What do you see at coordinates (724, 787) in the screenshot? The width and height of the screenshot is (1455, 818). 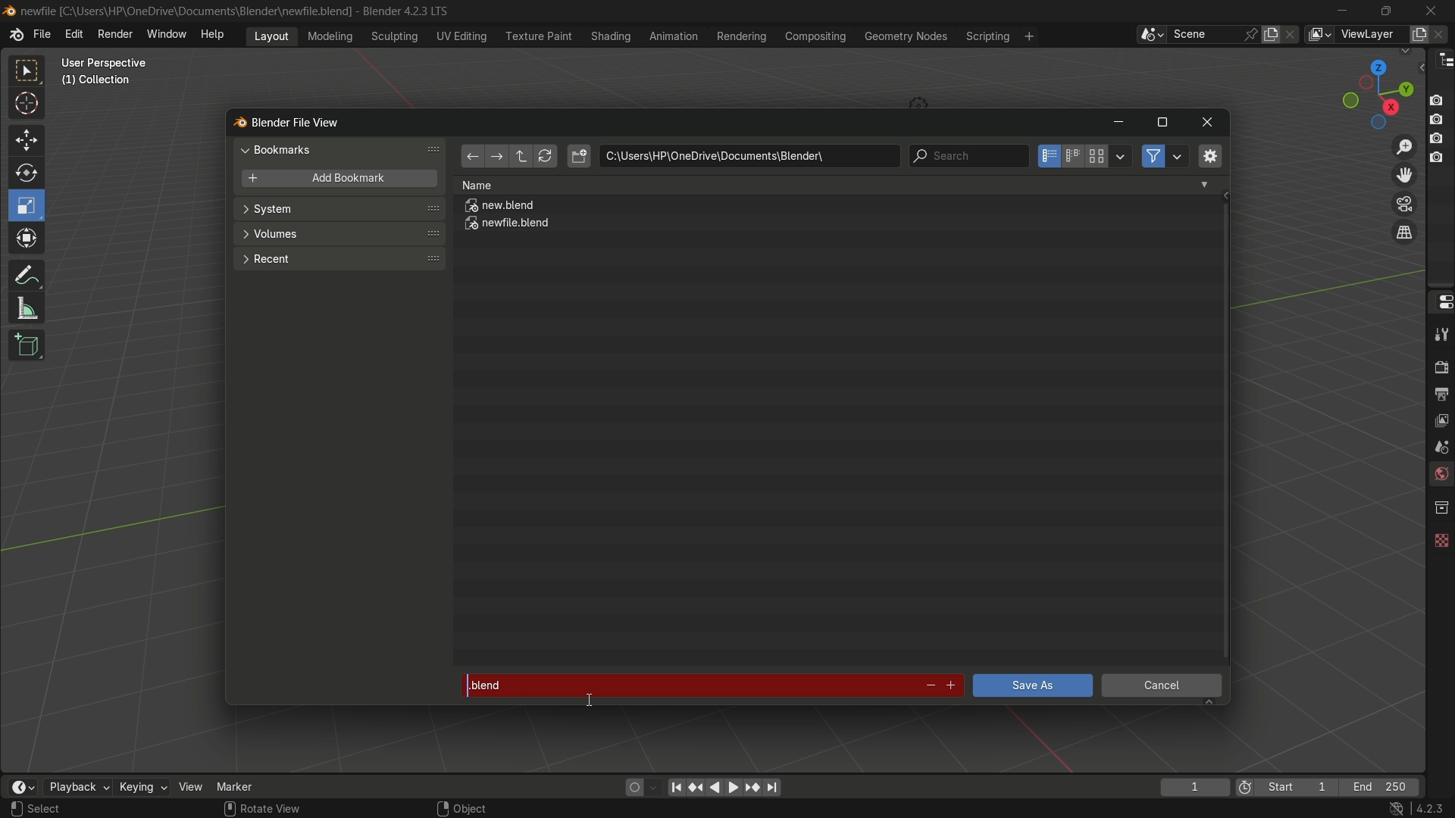 I see `play animation` at bounding box center [724, 787].